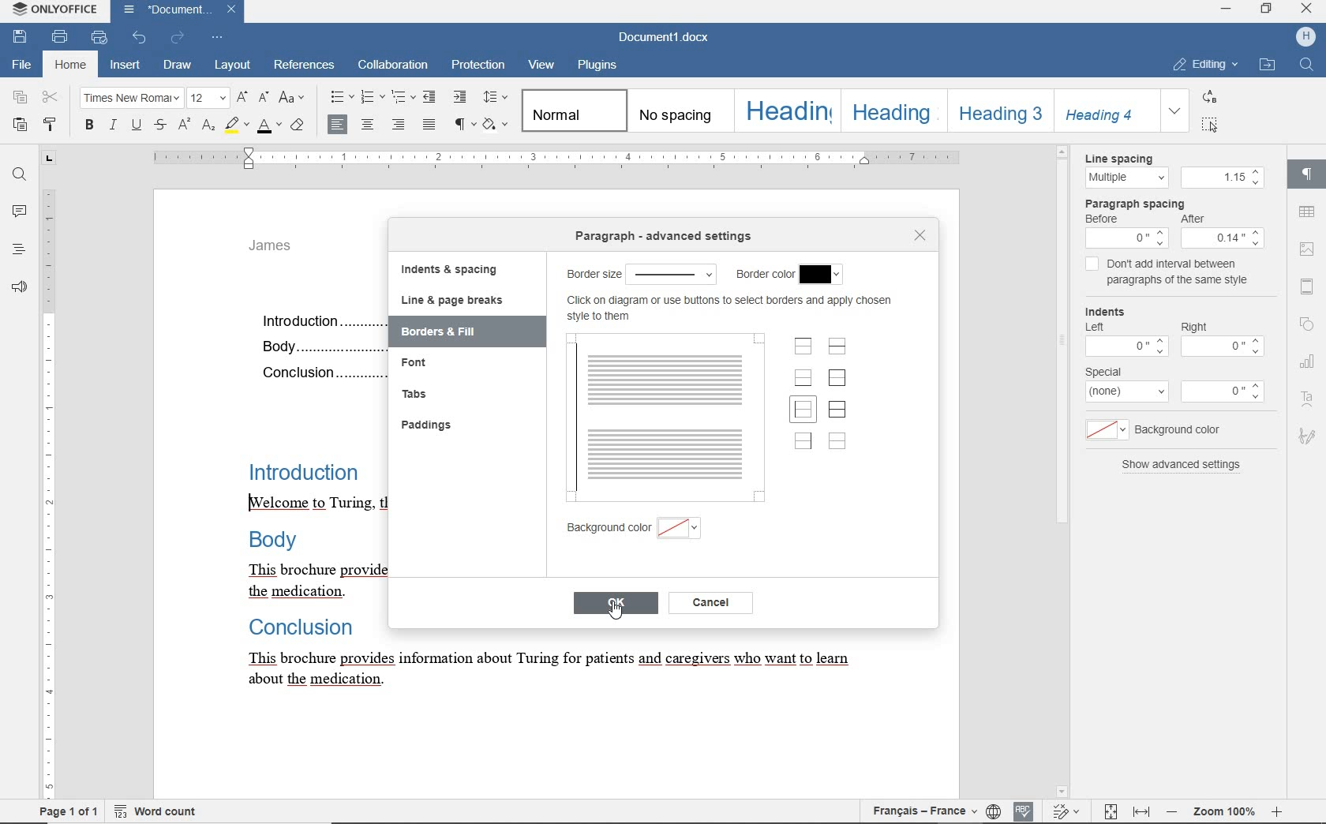 The height and width of the screenshot is (824, 1326). What do you see at coordinates (99, 38) in the screenshot?
I see `quick print` at bounding box center [99, 38].